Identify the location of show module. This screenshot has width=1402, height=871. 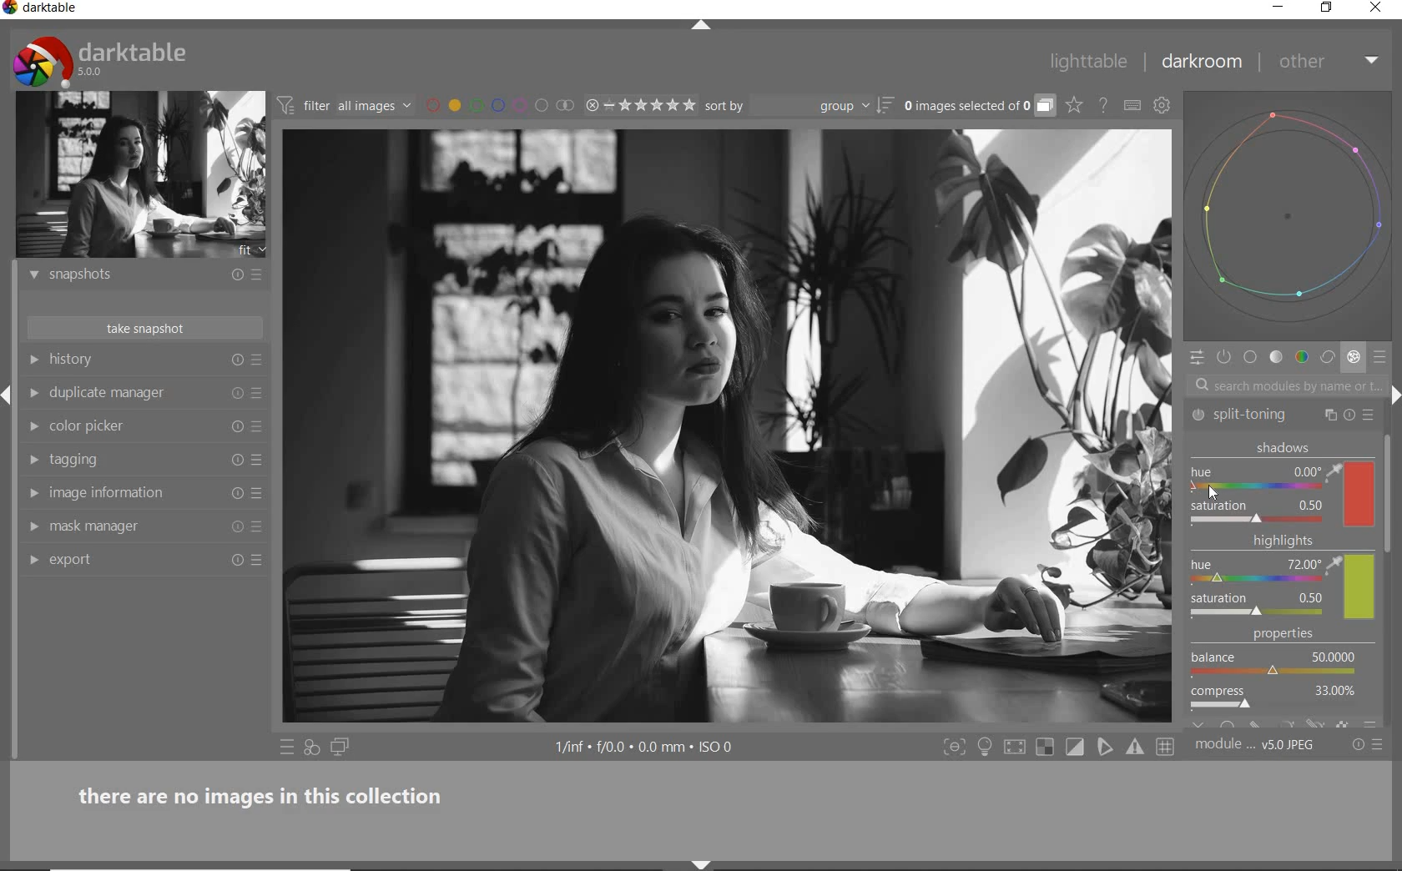
(33, 527).